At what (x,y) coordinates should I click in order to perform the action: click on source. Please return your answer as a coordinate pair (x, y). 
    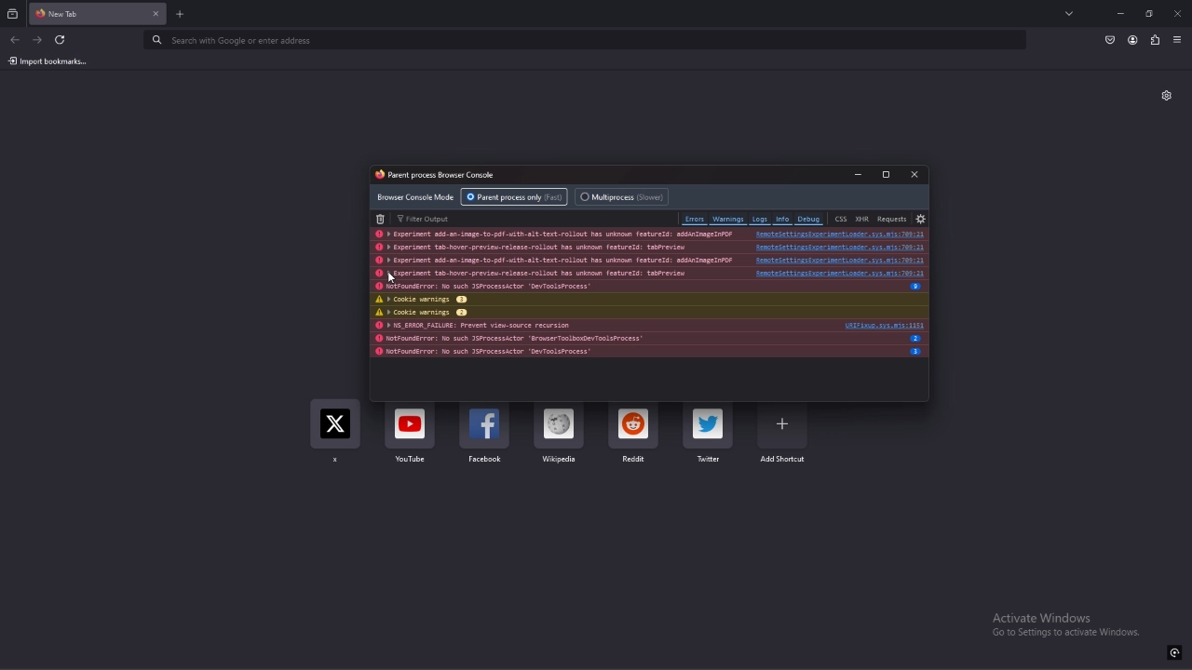
    Looking at the image, I should click on (834, 272).